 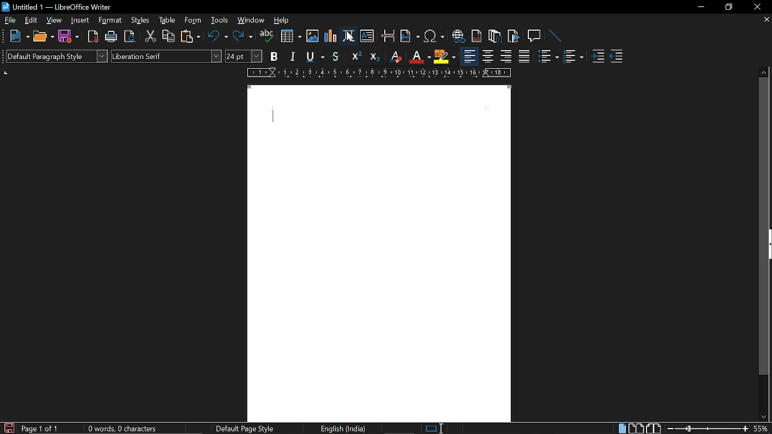 What do you see at coordinates (274, 57) in the screenshot?
I see `bold` at bounding box center [274, 57].